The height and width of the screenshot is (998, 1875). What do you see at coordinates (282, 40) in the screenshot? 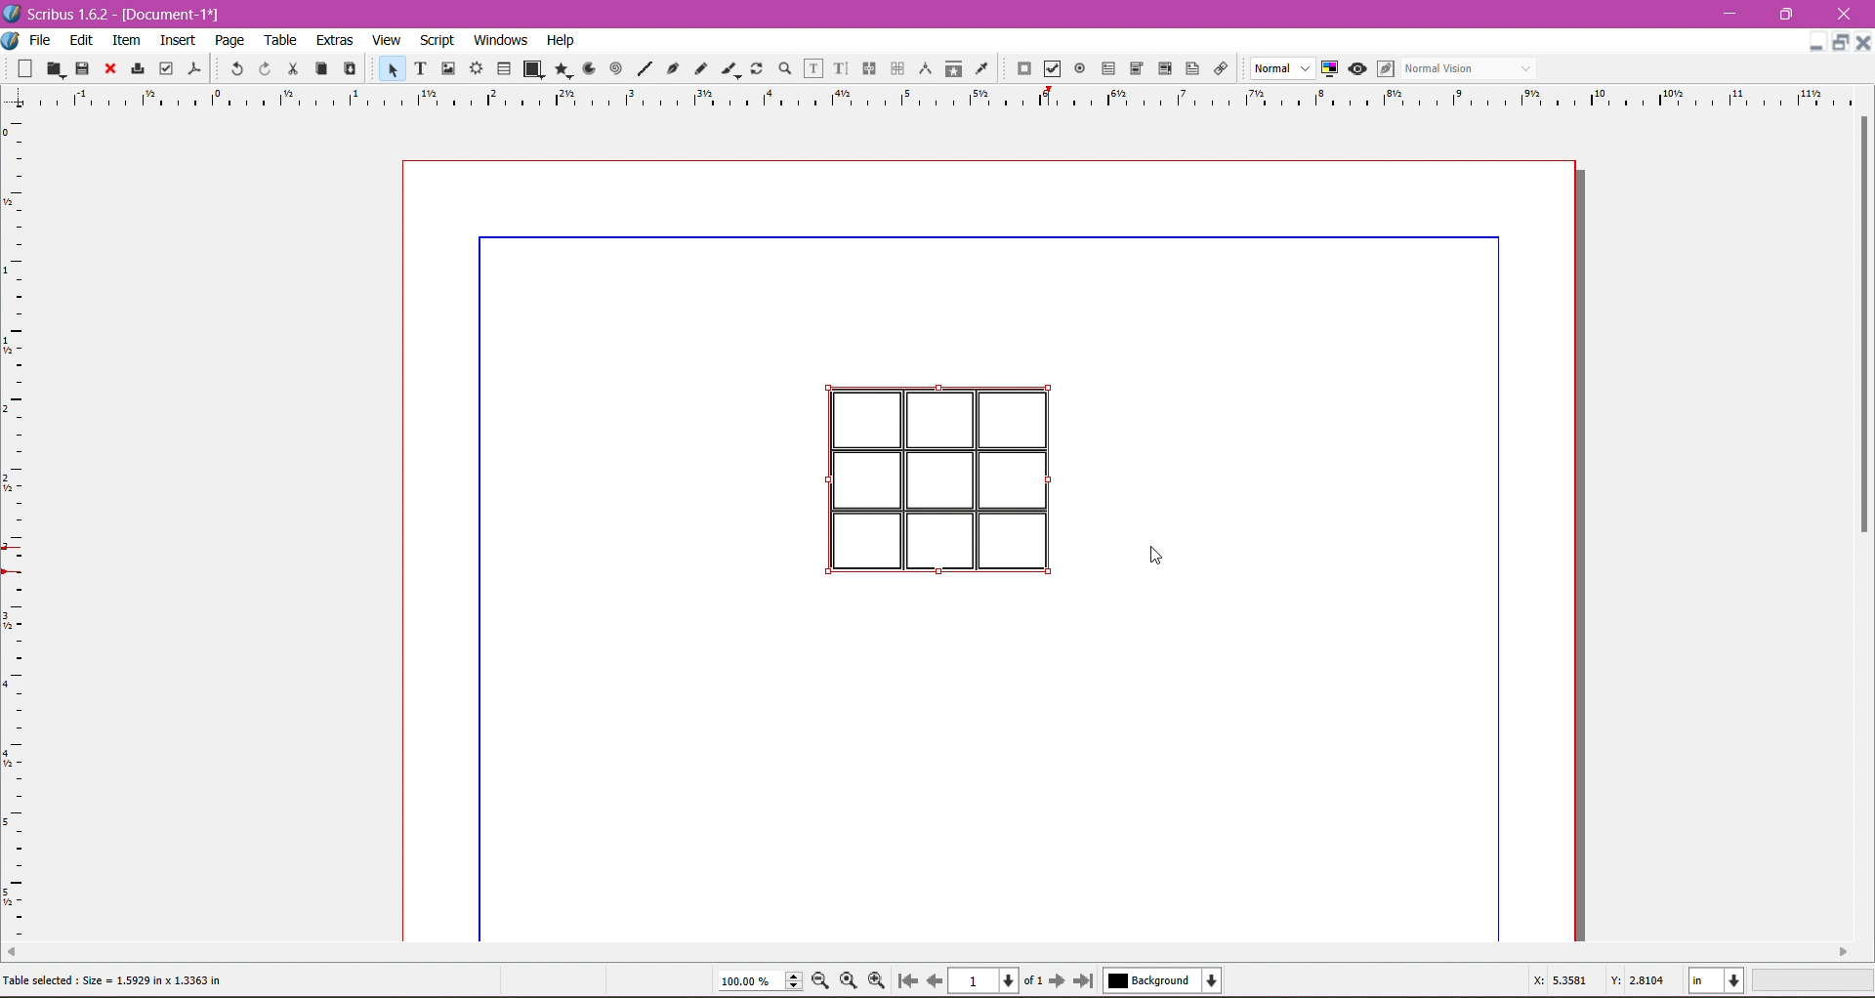
I see `Table` at bounding box center [282, 40].